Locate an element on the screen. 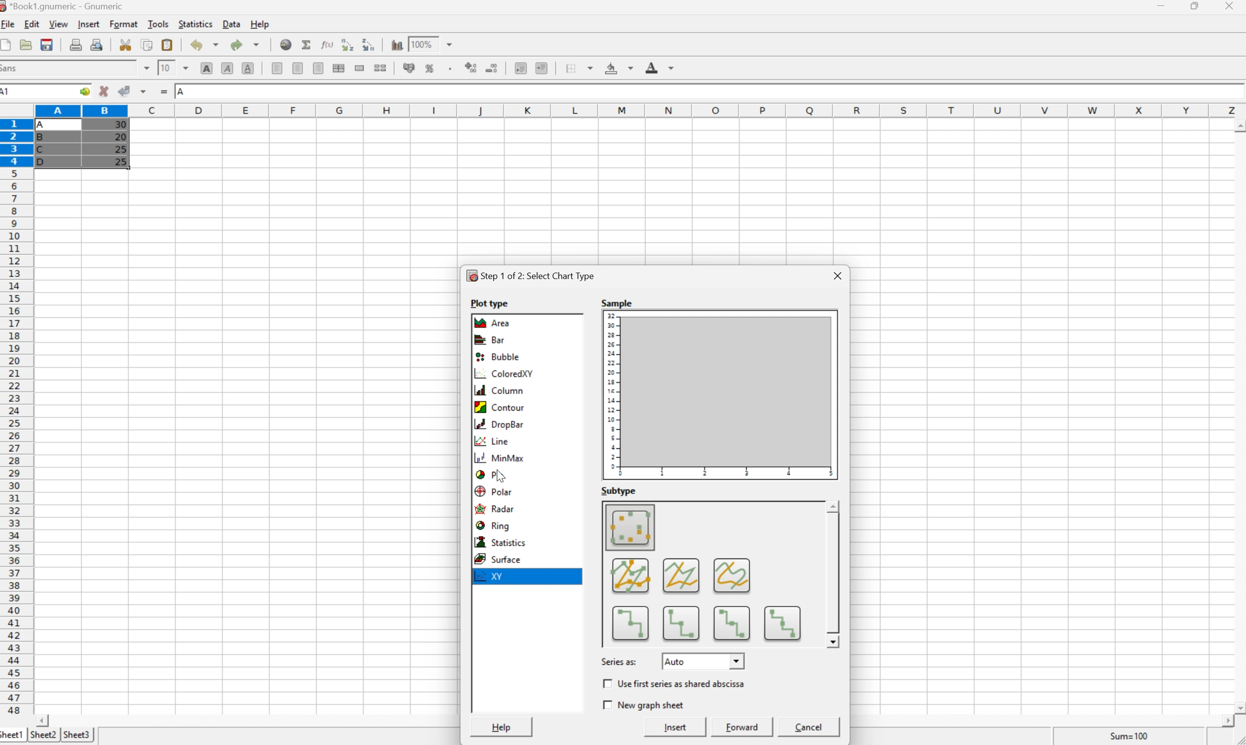 This screenshot has height=745, width=1246. Redo is located at coordinates (244, 43).